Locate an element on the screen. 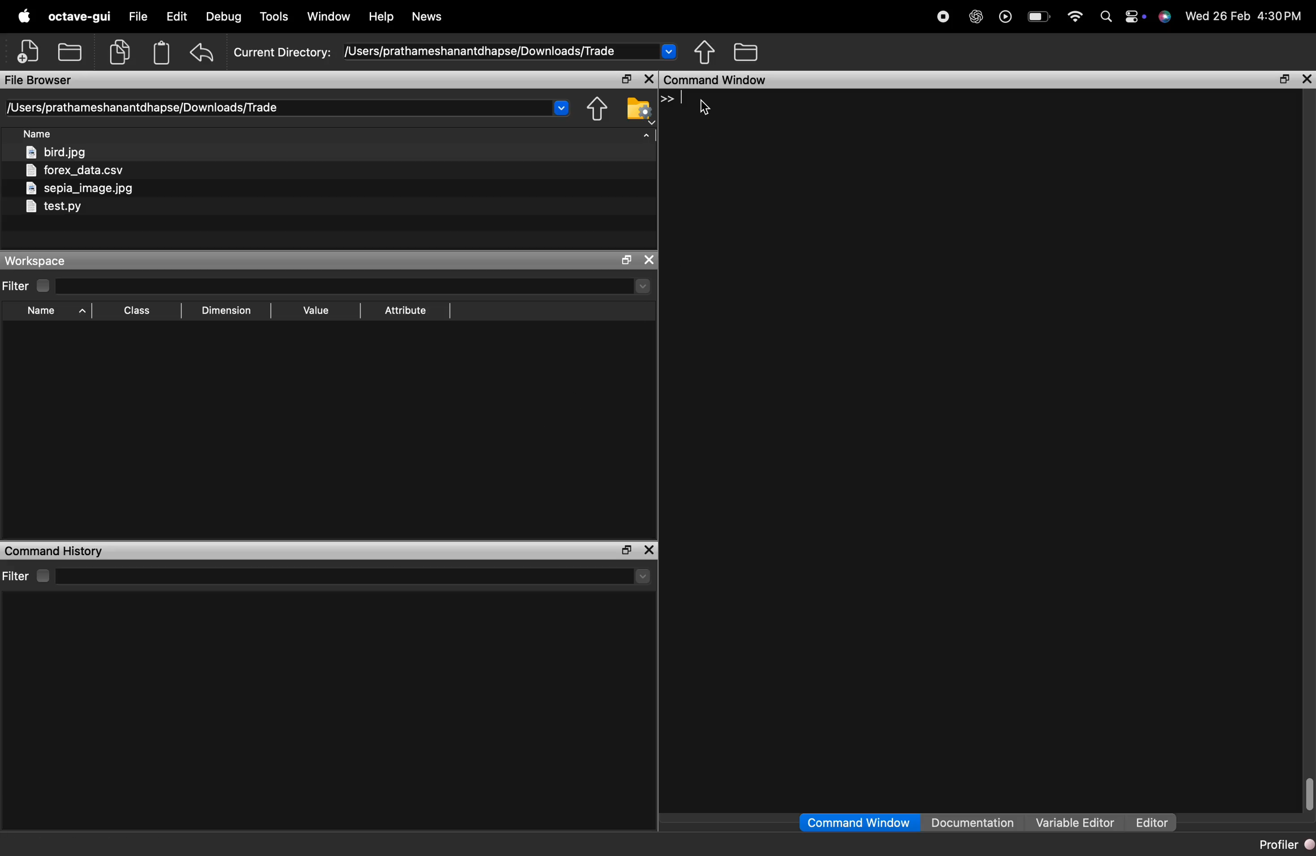  folder is located at coordinates (746, 51).